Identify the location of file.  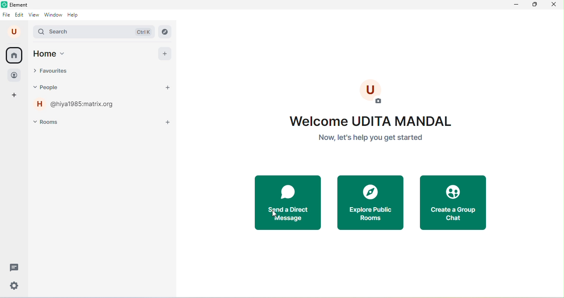
(7, 14).